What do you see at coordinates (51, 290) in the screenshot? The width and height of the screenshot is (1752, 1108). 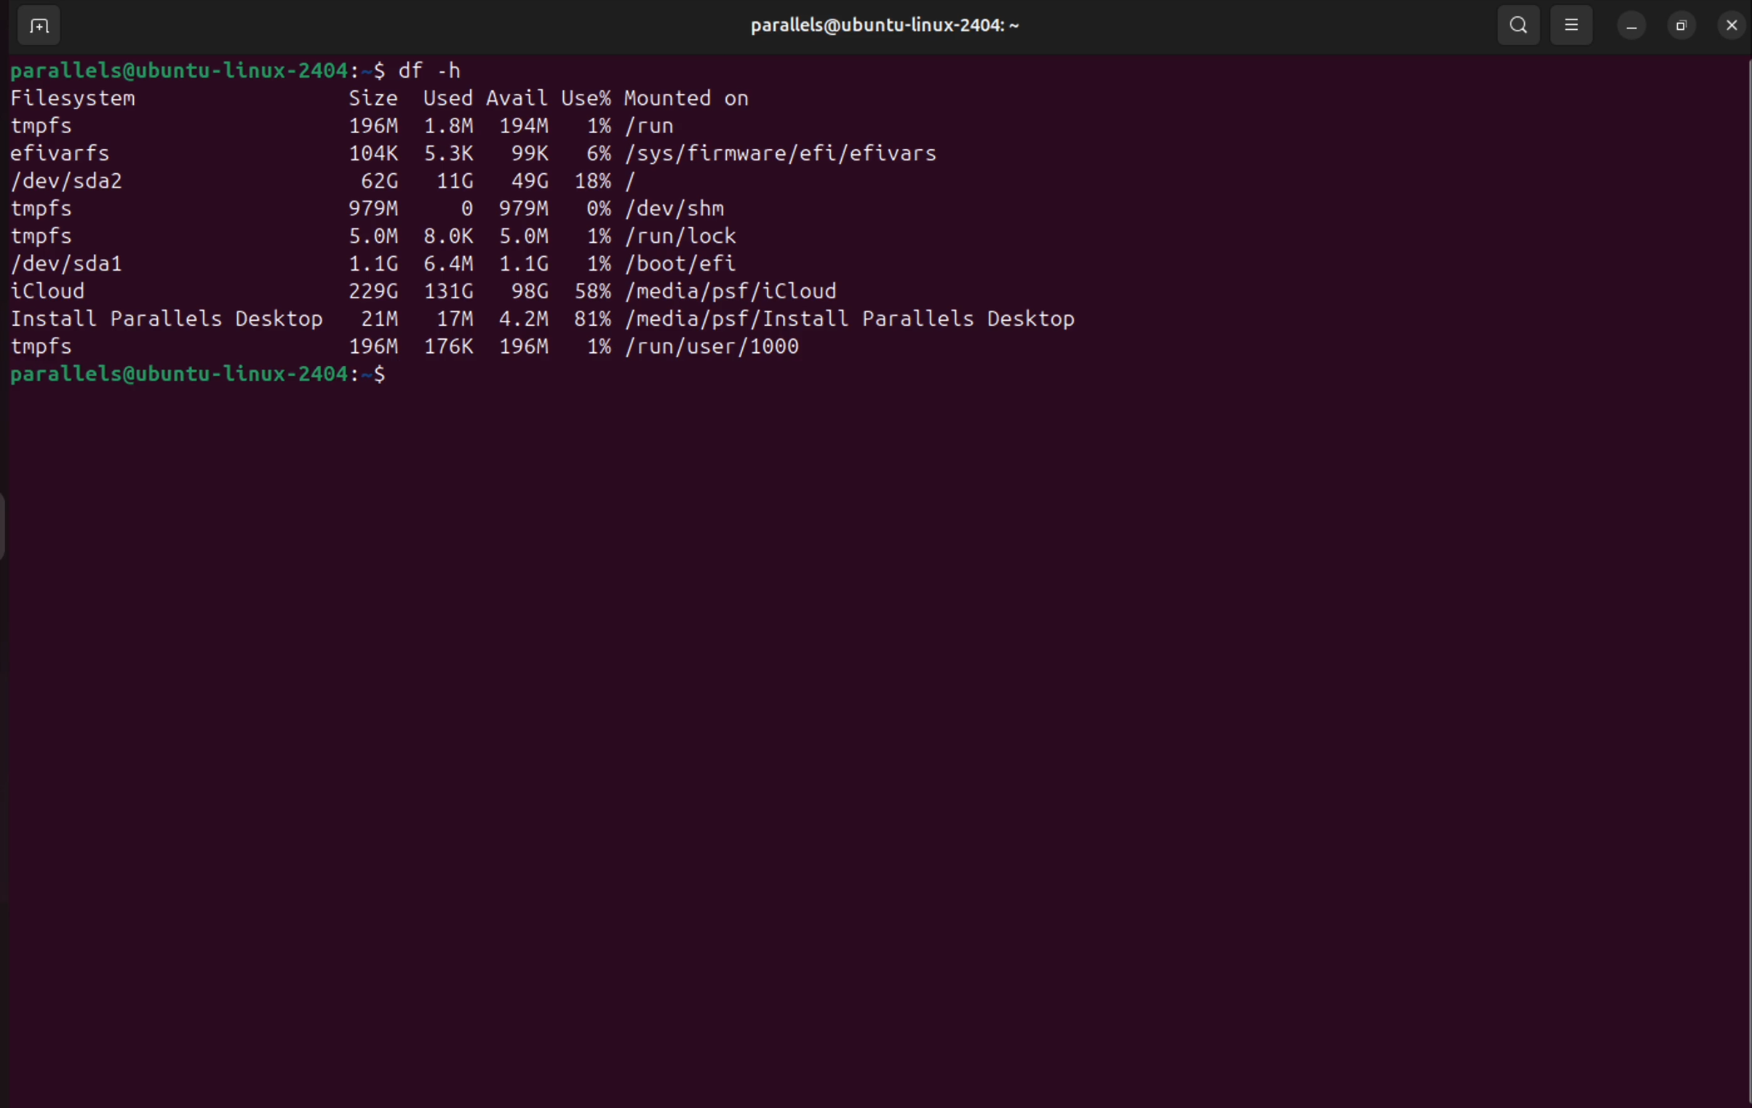 I see `i Cloud` at bounding box center [51, 290].